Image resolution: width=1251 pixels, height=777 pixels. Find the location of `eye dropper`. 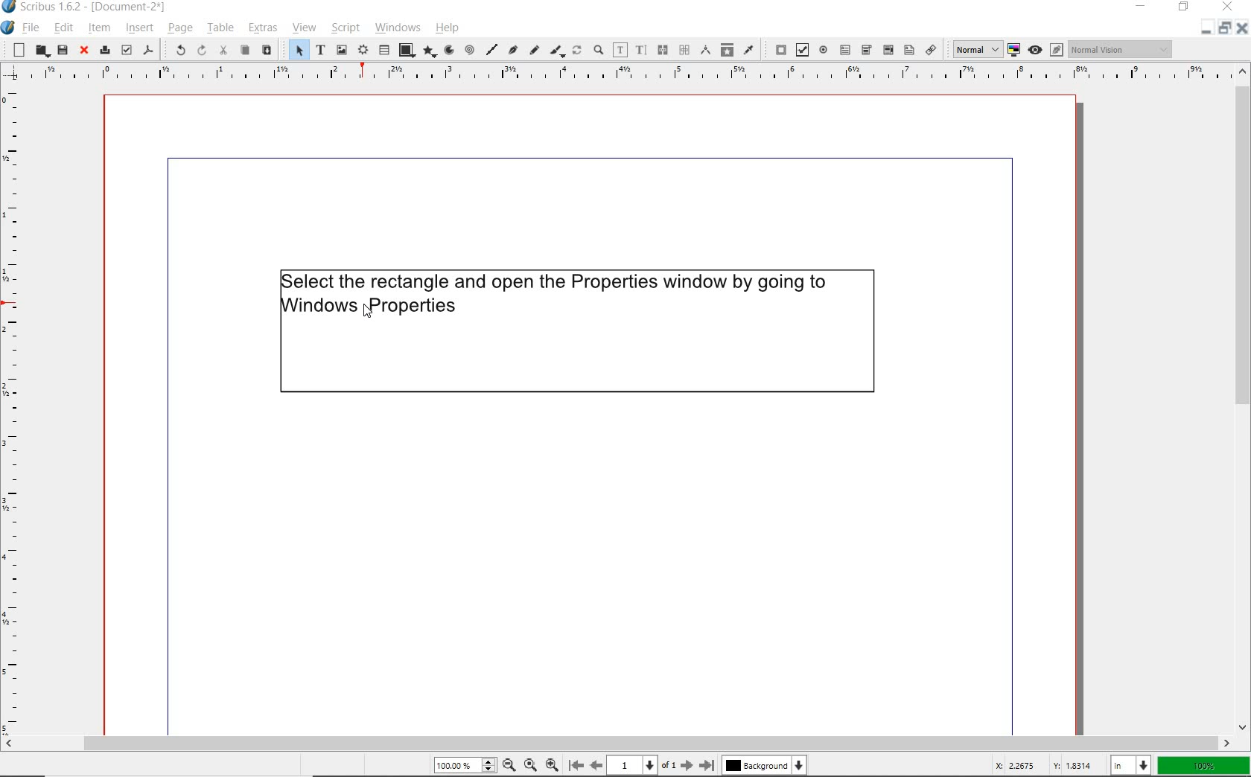

eye dropper is located at coordinates (749, 49).